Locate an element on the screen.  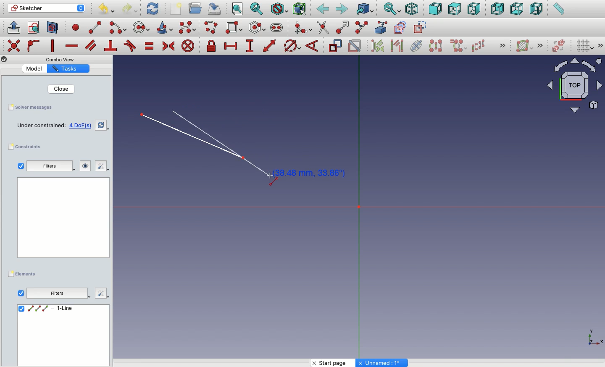
Refresh is located at coordinates (153, 9).